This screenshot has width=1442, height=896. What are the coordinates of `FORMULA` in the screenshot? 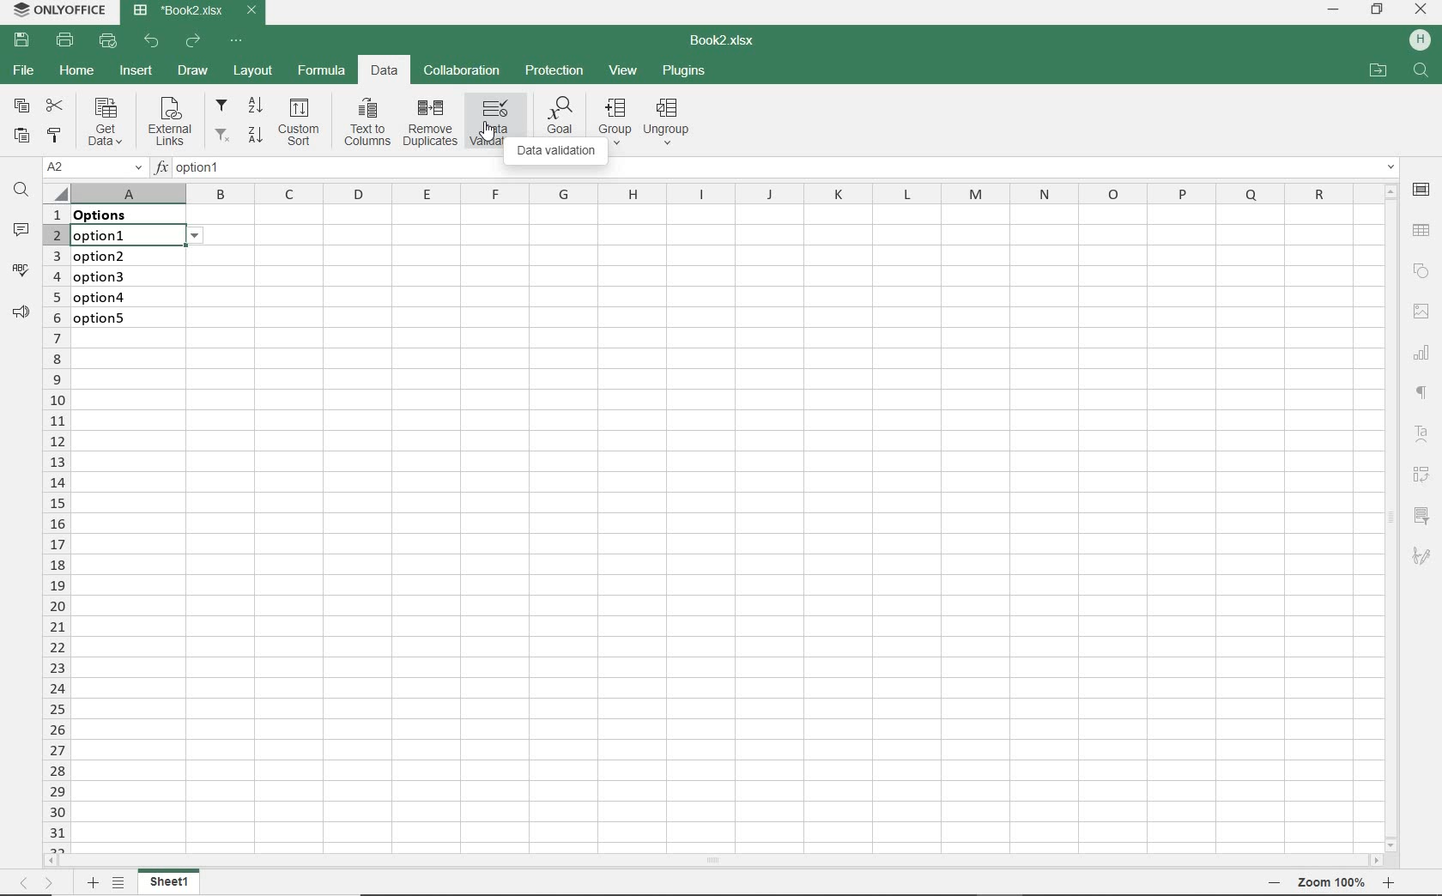 It's located at (319, 72).